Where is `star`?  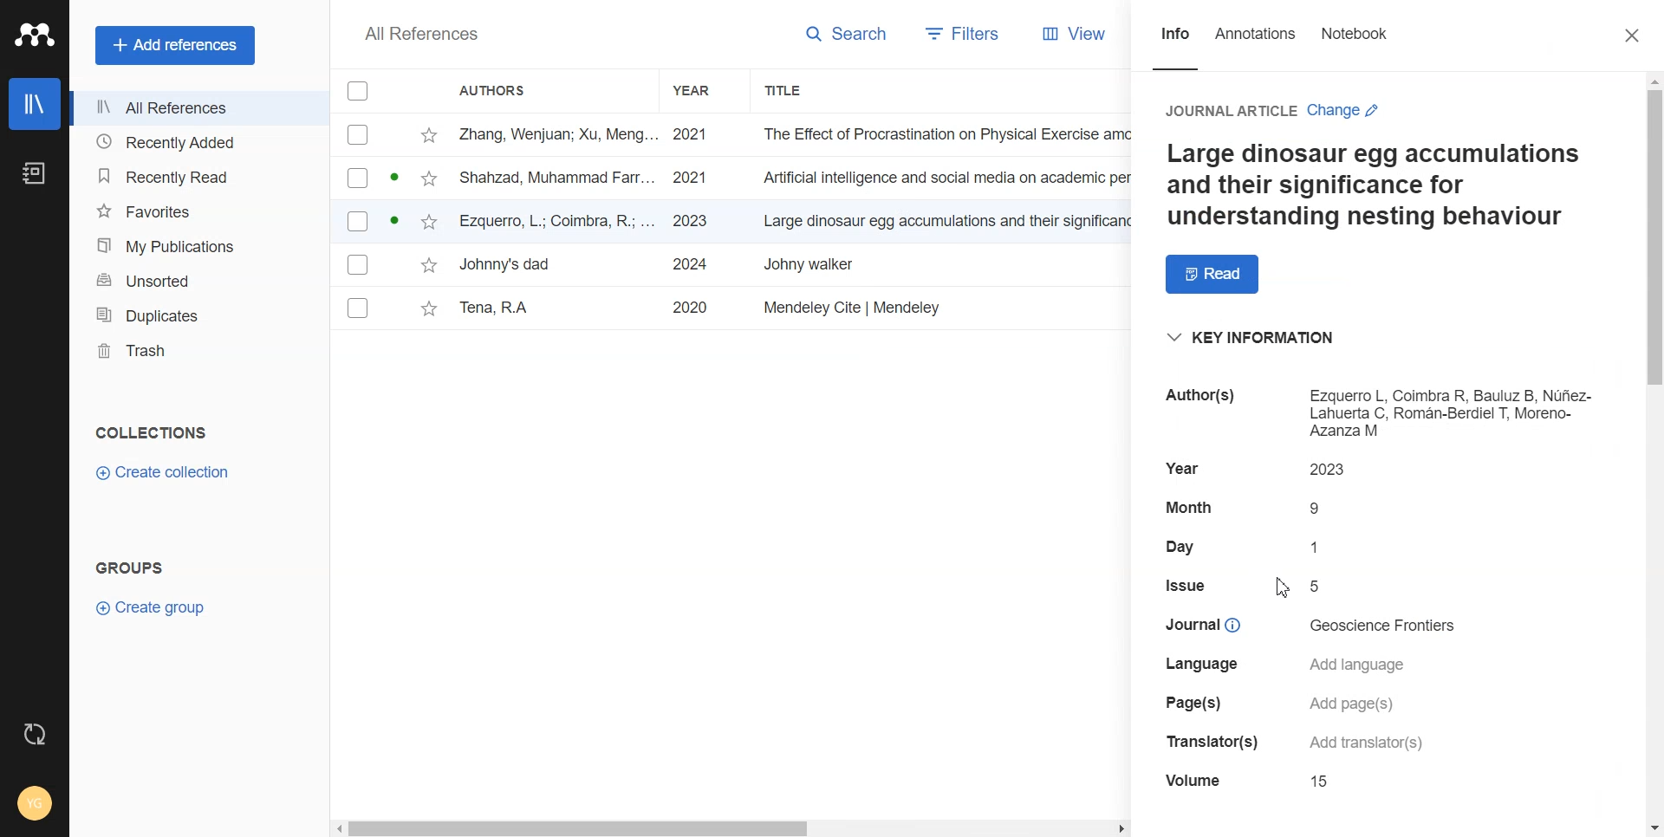 star is located at coordinates (430, 221).